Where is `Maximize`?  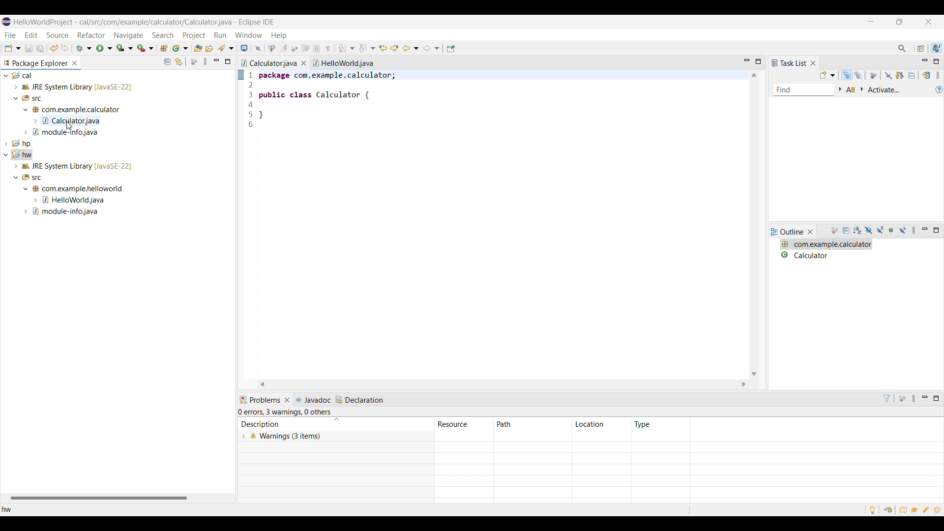 Maximize is located at coordinates (936, 61).